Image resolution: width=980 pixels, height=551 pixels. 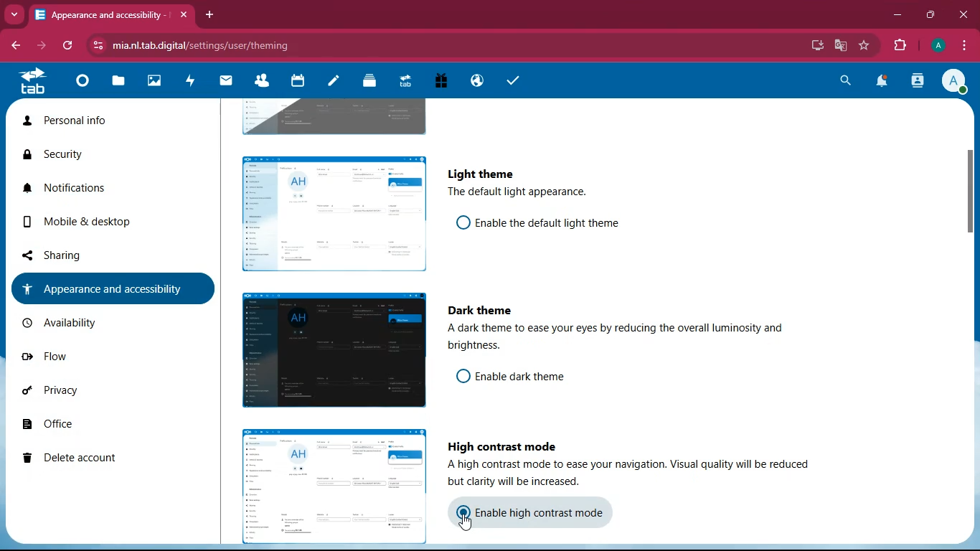 I want to click on activity, so click(x=189, y=83).